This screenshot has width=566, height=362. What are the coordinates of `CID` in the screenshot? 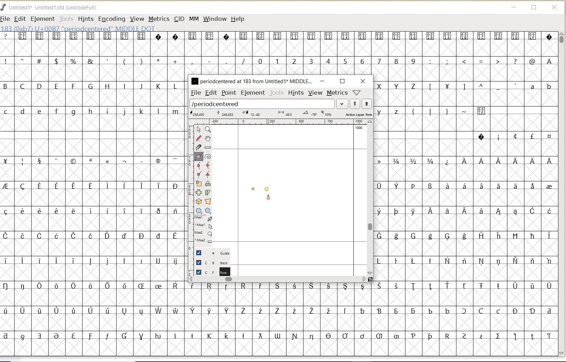 It's located at (179, 20).